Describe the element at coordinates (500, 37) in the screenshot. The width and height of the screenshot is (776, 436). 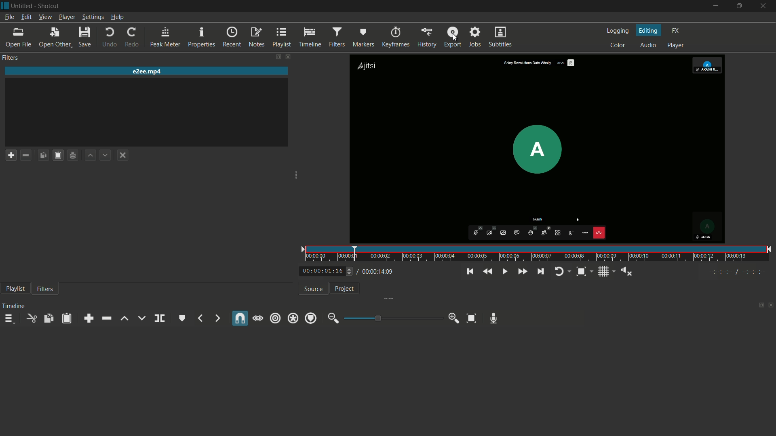
I see `subtitles` at that location.